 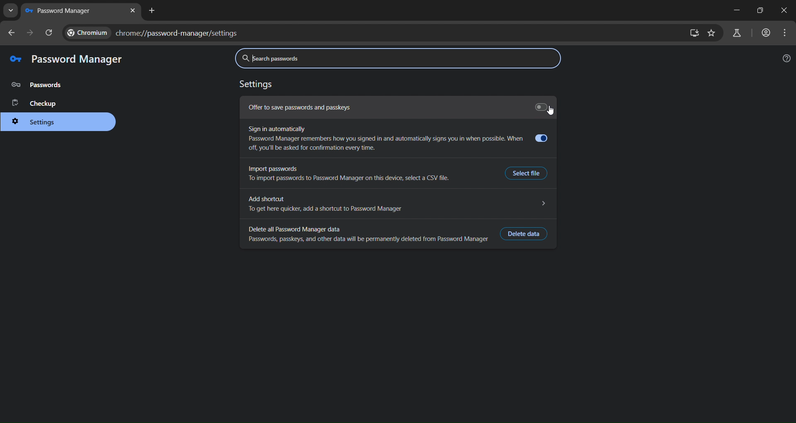 I want to click on Toggle, so click(x=542, y=107).